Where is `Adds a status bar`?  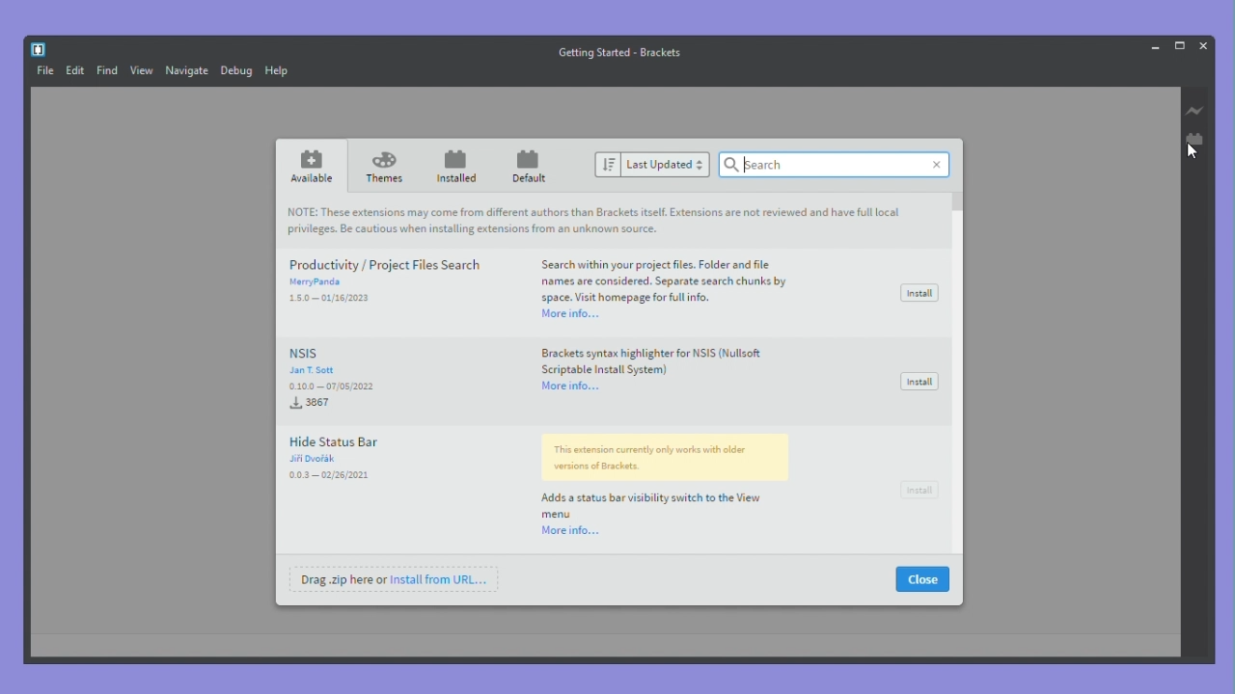
Adds a status bar is located at coordinates (663, 476).